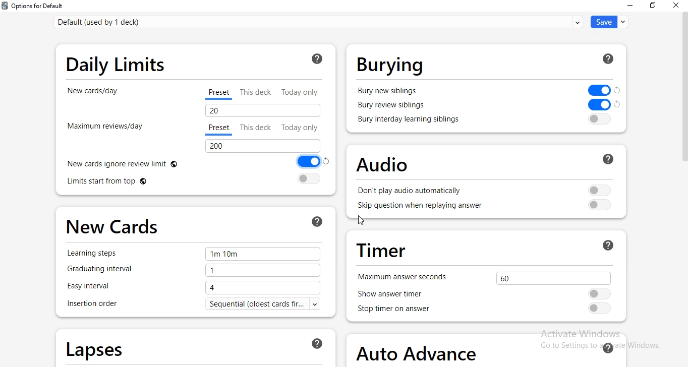 This screenshot has width=688, height=367. What do you see at coordinates (320, 21) in the screenshot?
I see `default (used bu 1 deck)` at bounding box center [320, 21].